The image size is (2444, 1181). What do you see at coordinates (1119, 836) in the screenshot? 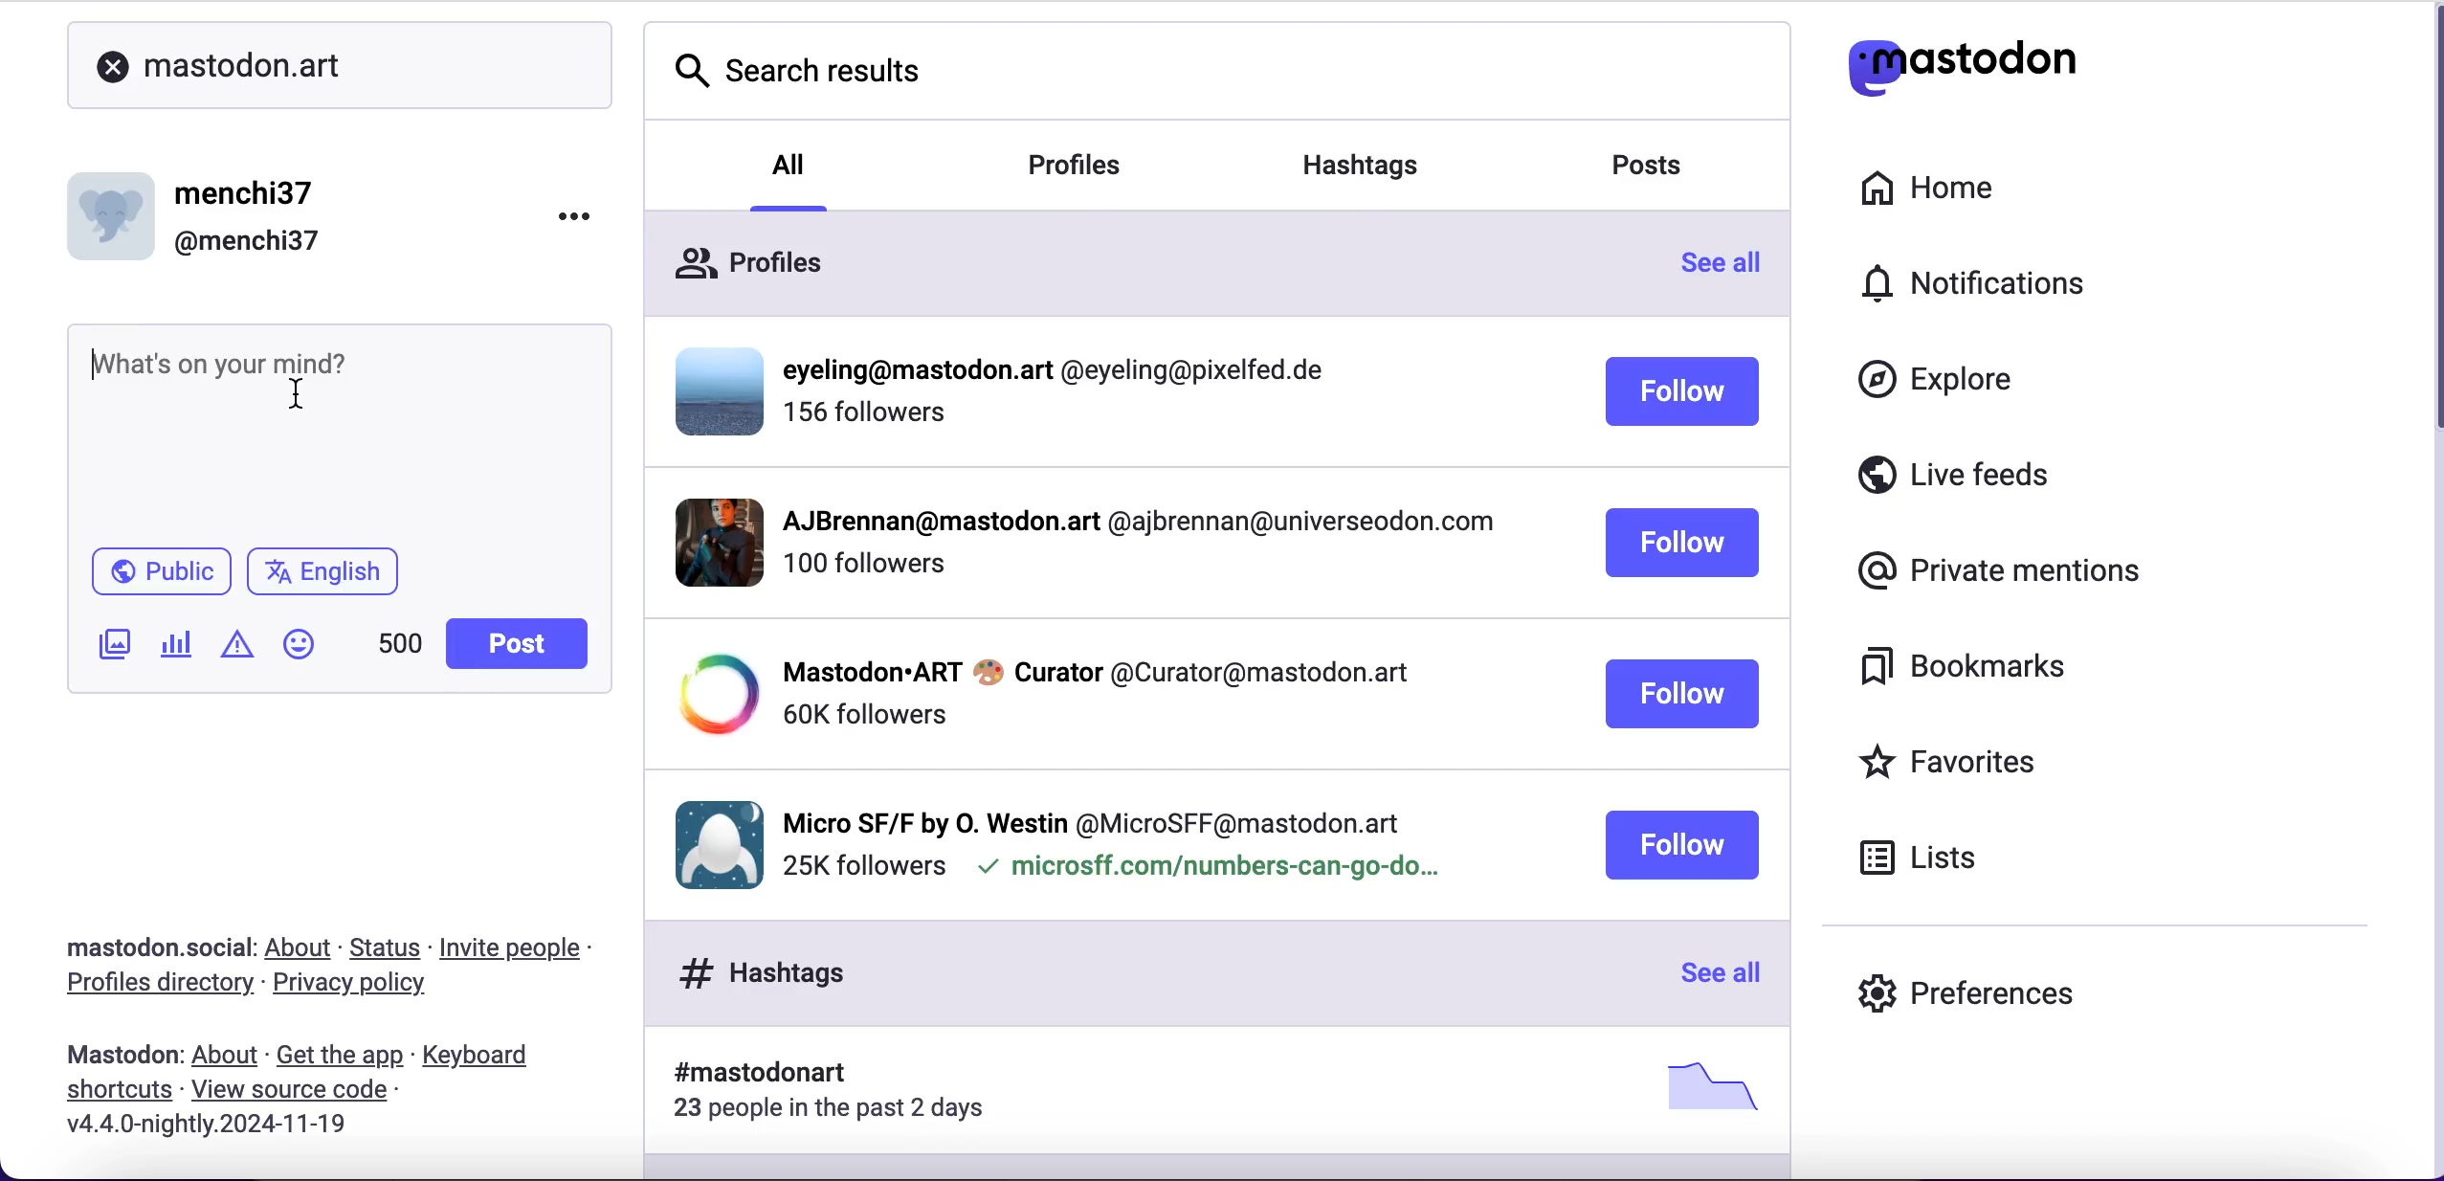
I see `user profile` at bounding box center [1119, 836].